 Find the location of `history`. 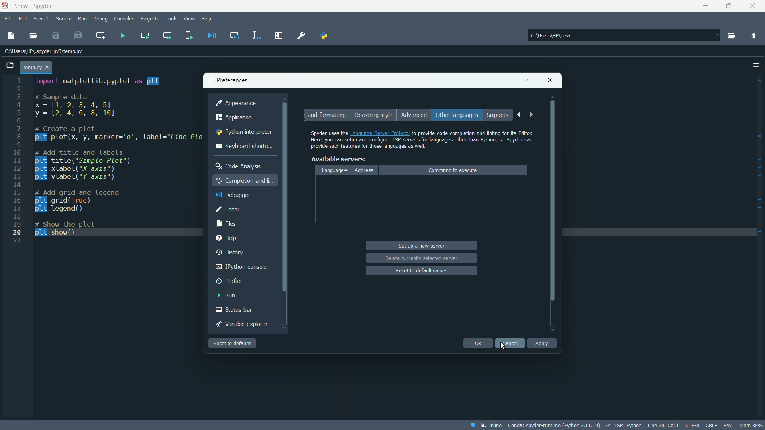

history is located at coordinates (231, 252).